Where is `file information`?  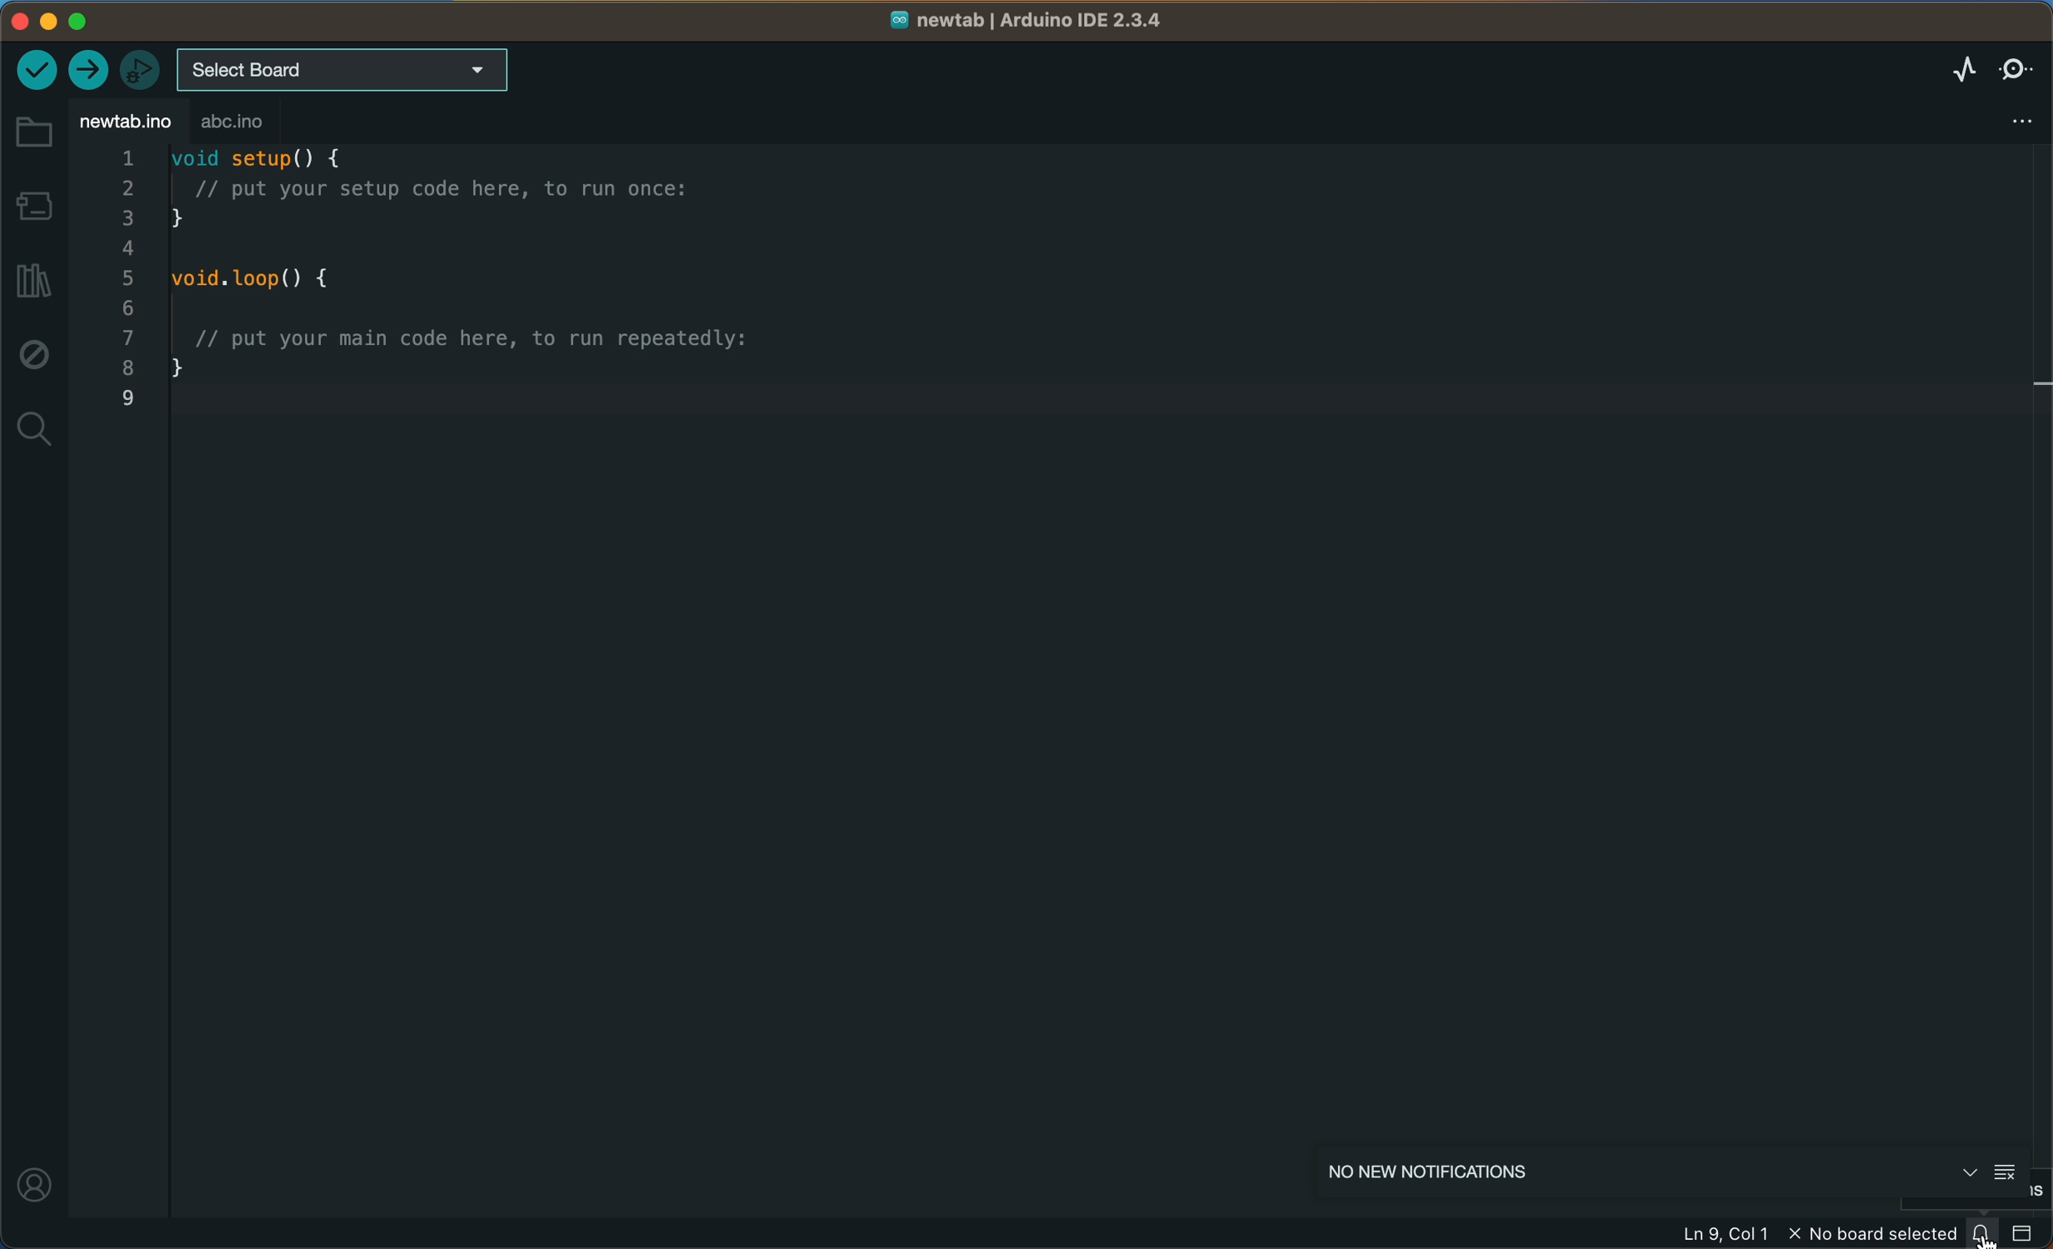 file information is located at coordinates (1733, 1233).